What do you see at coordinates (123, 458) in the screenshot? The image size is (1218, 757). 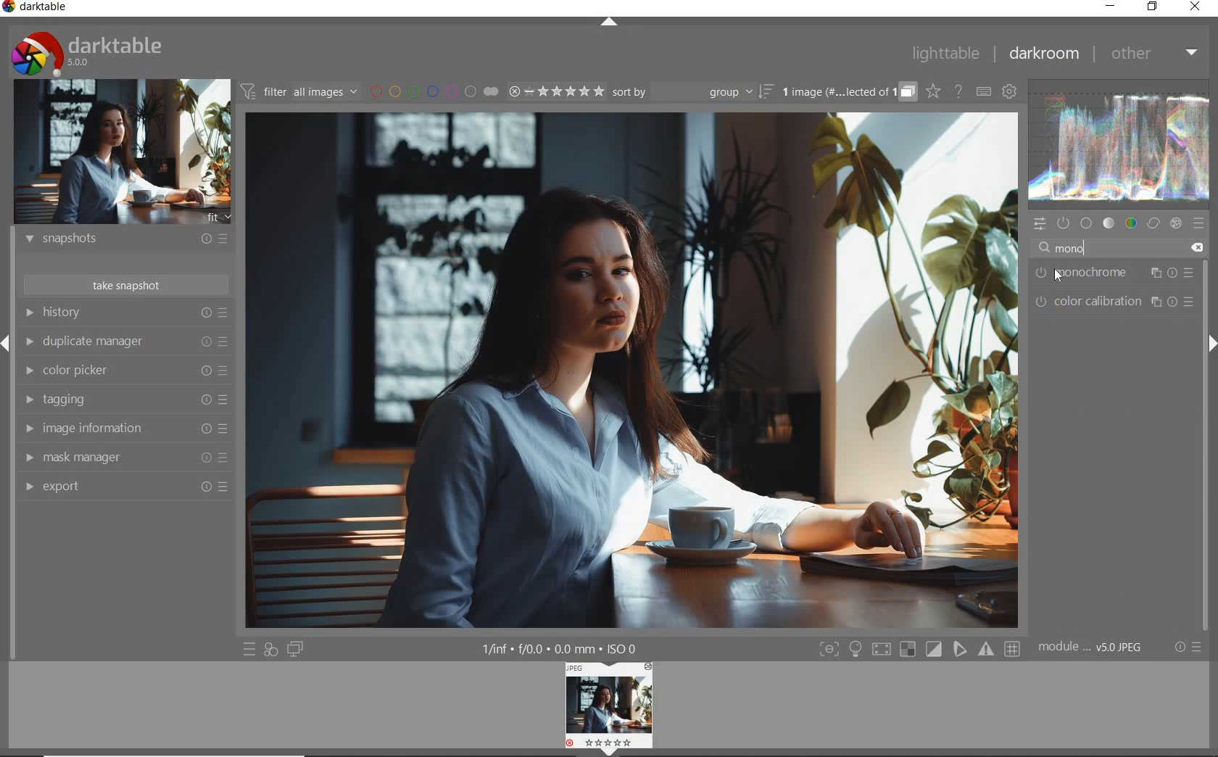 I see `mask manager` at bounding box center [123, 458].